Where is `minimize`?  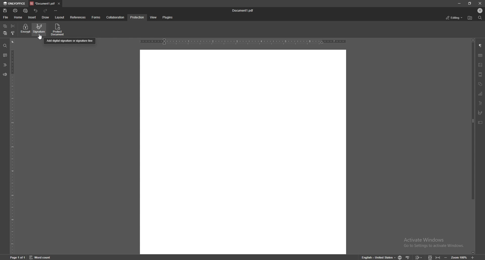
minimize is located at coordinates (459, 3).